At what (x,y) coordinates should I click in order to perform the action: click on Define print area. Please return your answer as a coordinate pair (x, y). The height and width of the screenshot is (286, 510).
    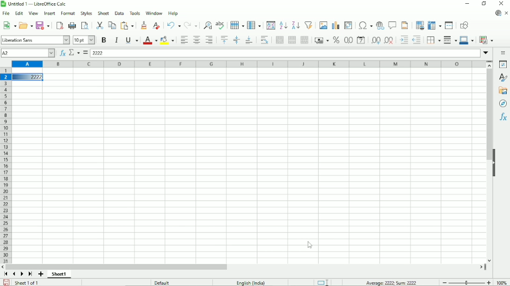
    Looking at the image, I should click on (419, 25).